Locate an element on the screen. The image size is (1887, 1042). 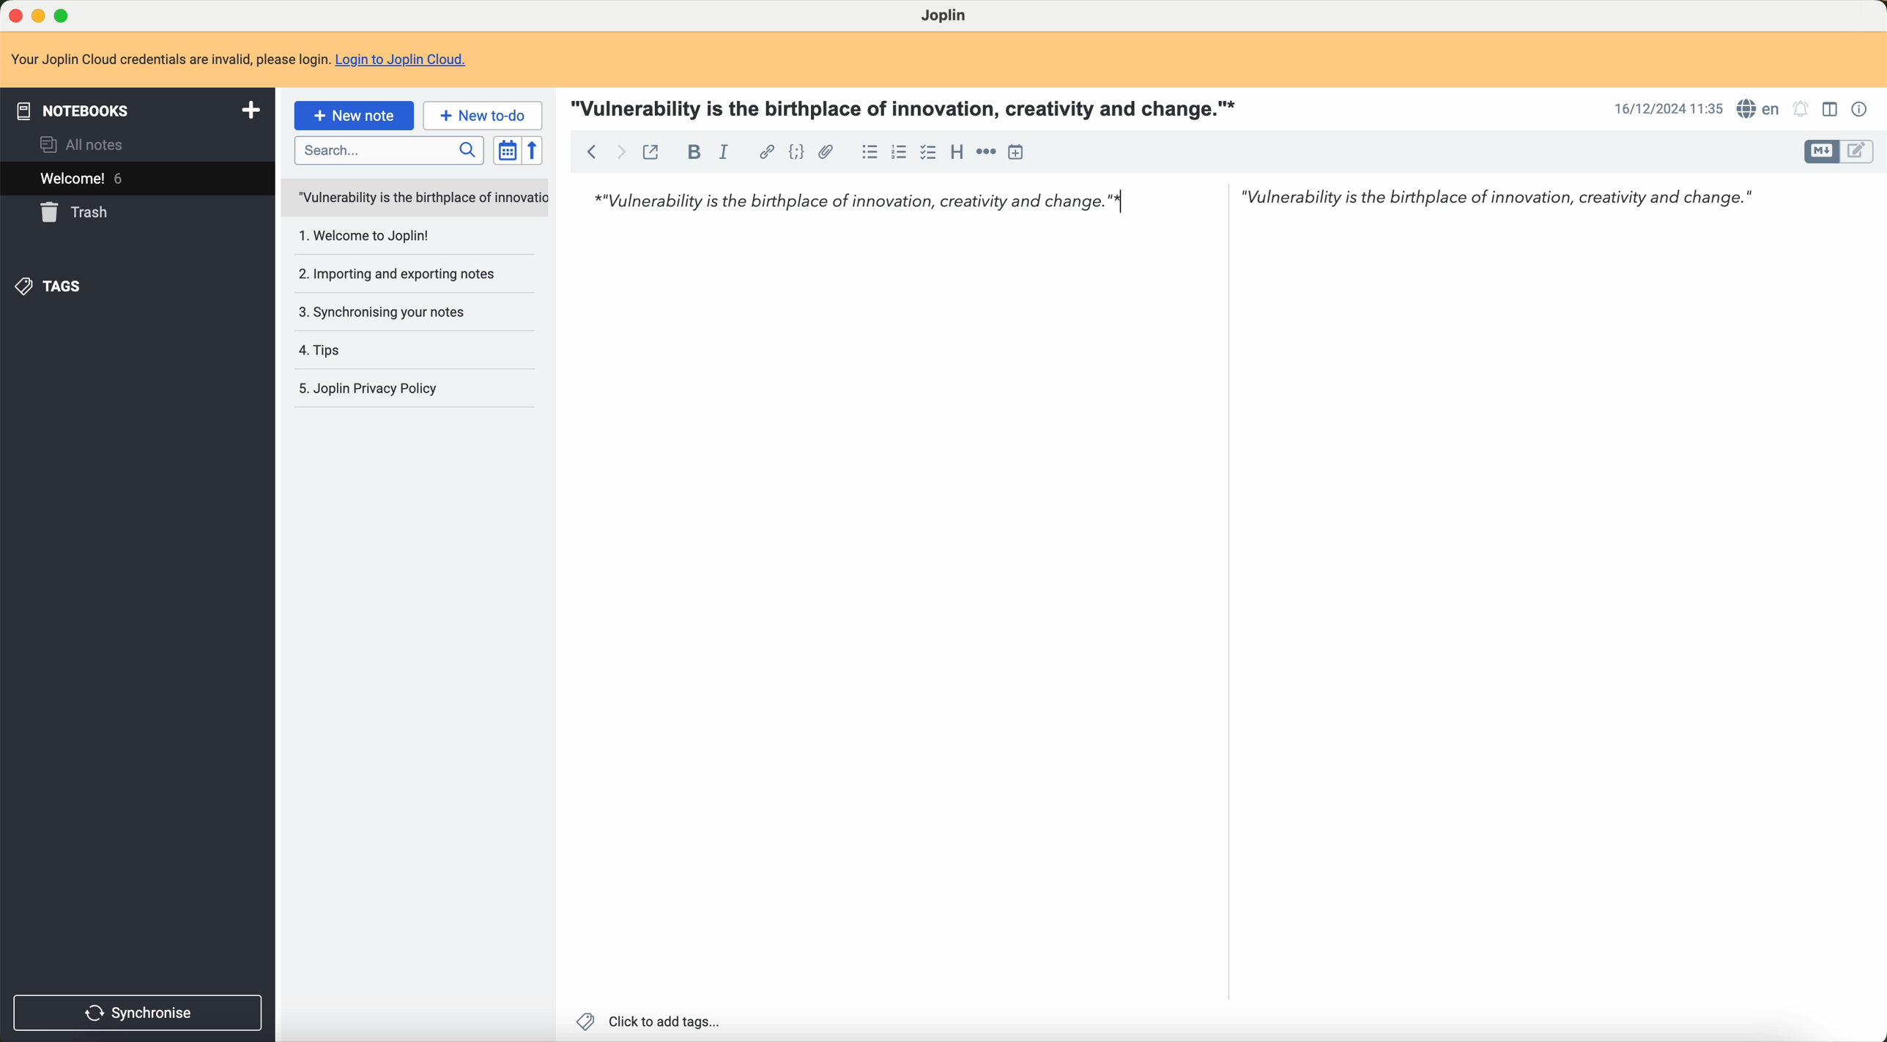
horizontal rule is located at coordinates (986, 152).